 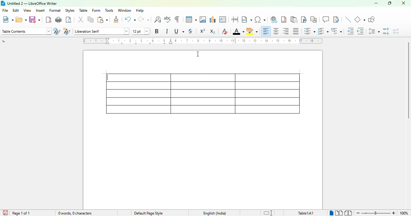 What do you see at coordinates (157, 31) in the screenshot?
I see `bold` at bounding box center [157, 31].